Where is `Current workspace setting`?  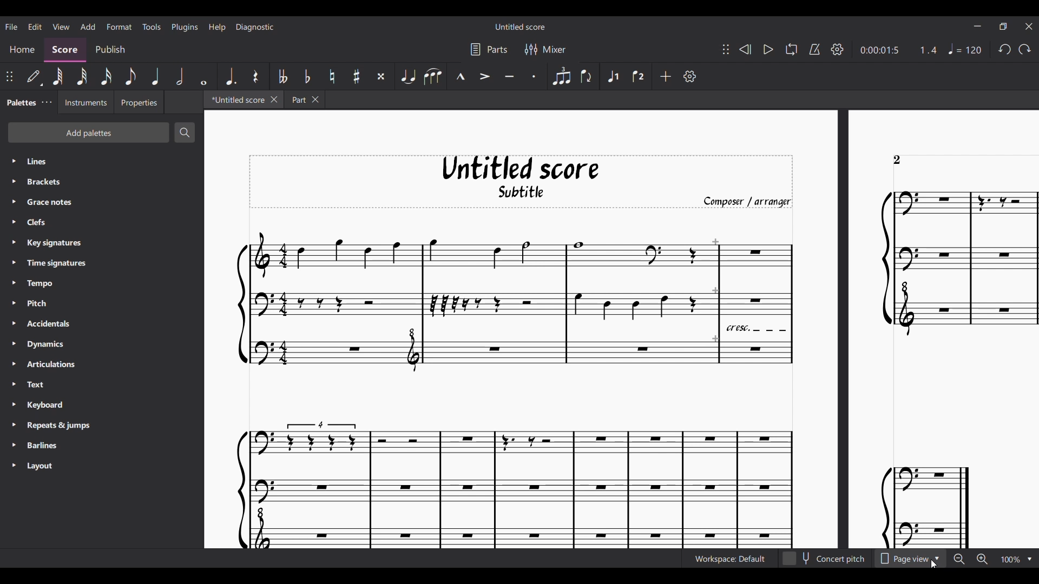
Current workspace setting is located at coordinates (729, 559).